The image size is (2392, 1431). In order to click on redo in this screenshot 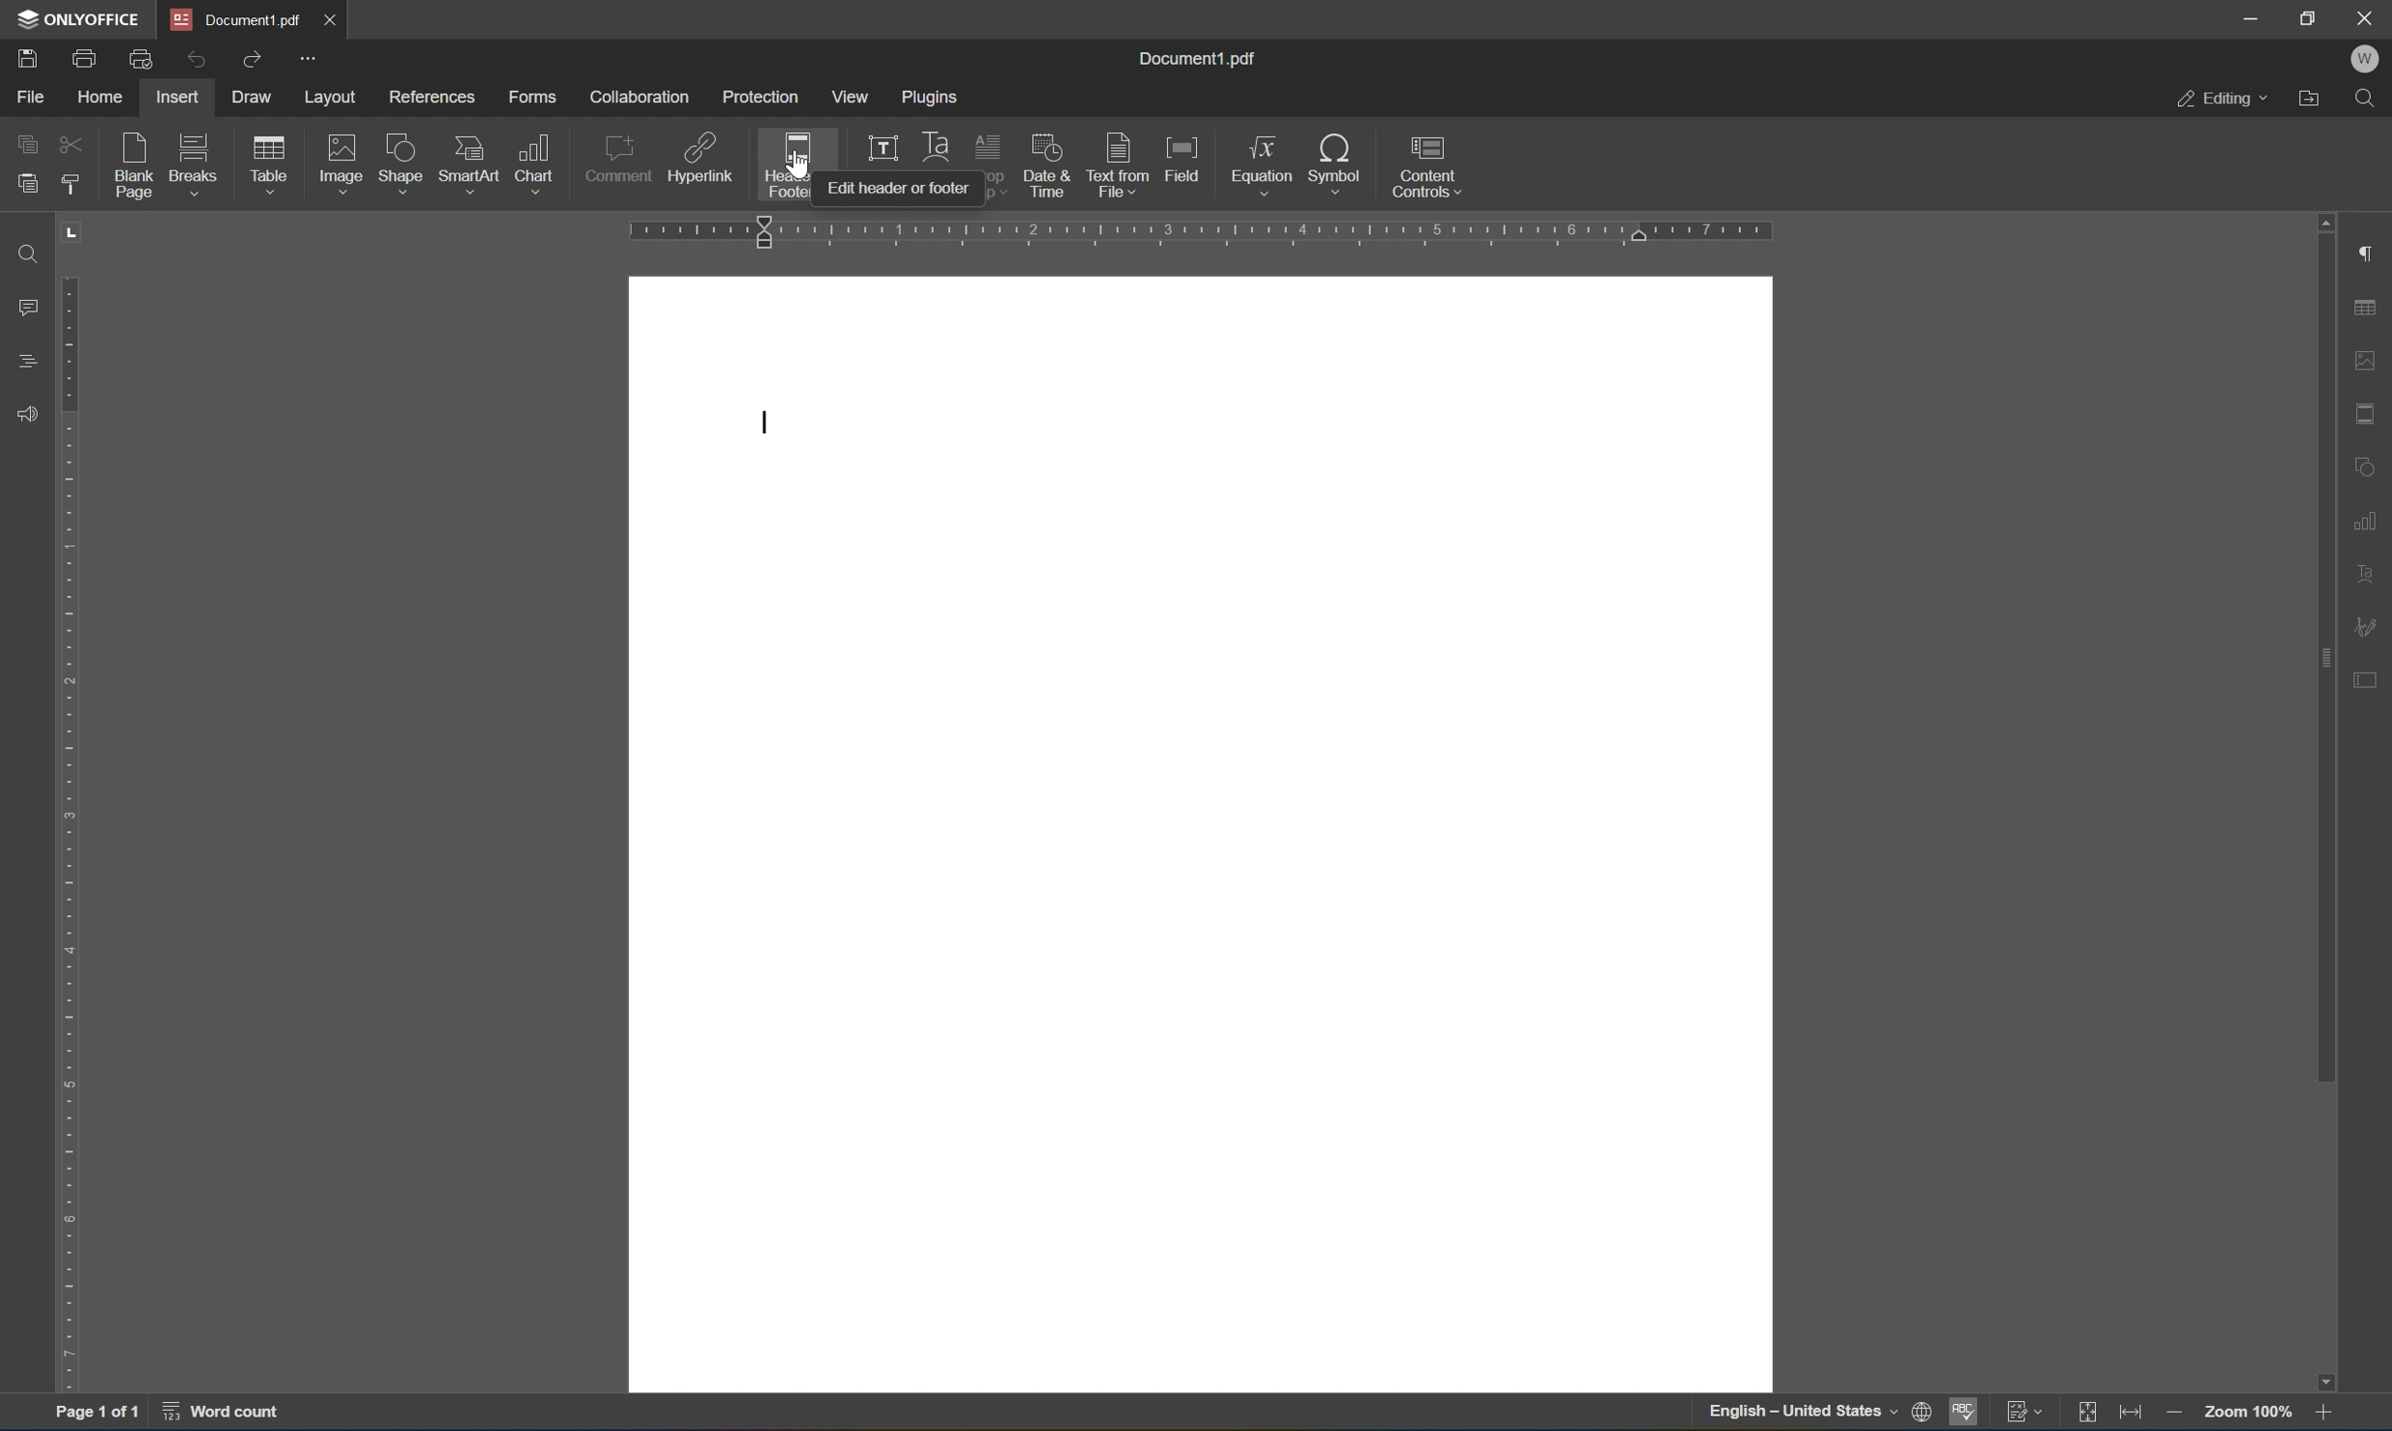, I will do `click(255, 64)`.